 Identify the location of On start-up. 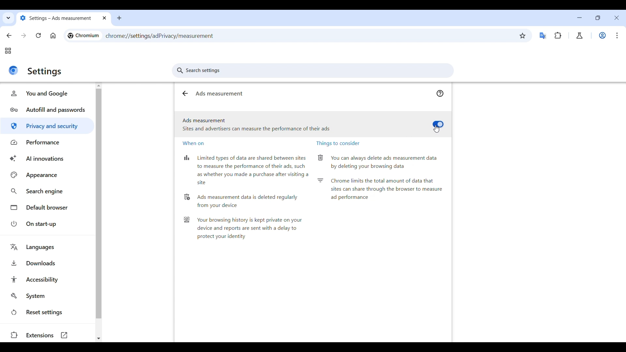
(47, 224).